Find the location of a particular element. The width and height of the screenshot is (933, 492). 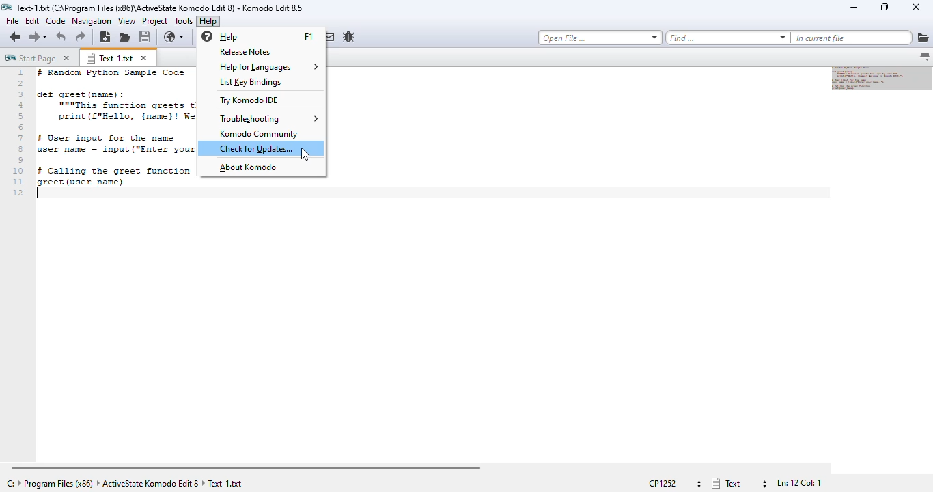

horizontal scroll bar is located at coordinates (247, 468).